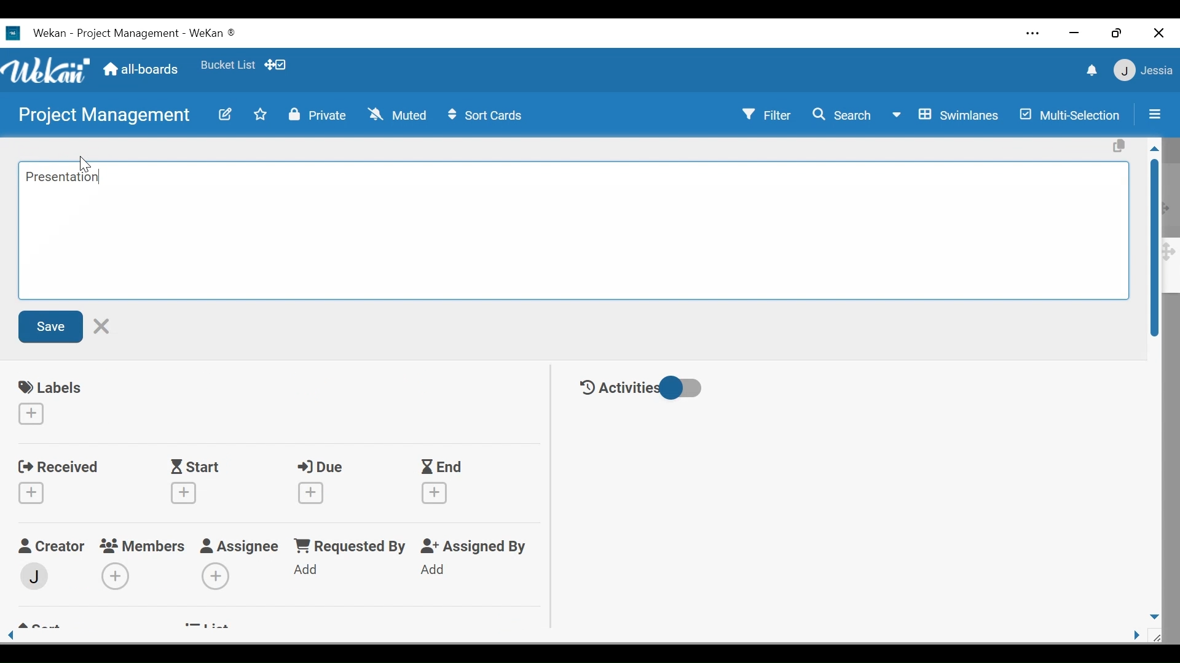 The height and width of the screenshot is (663, 1180). Describe the element at coordinates (60, 467) in the screenshot. I see `Received Date` at that location.